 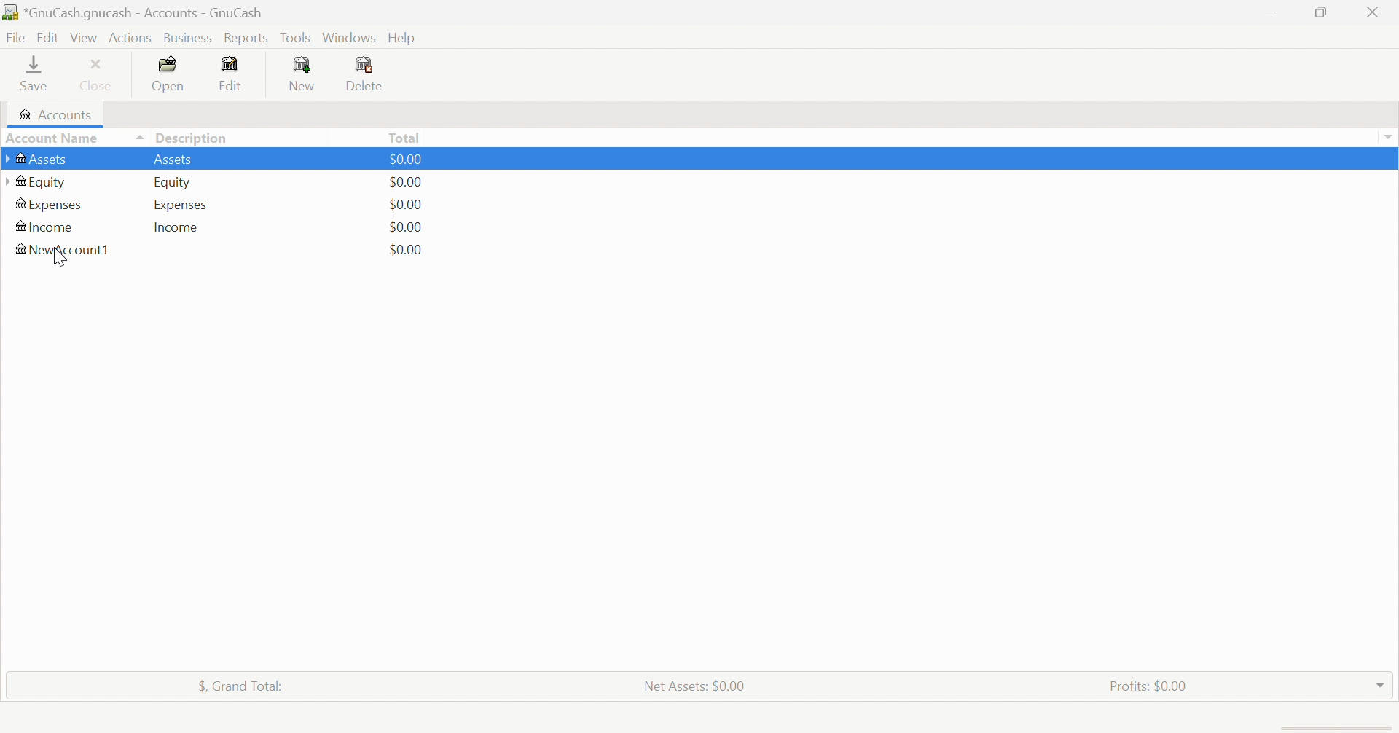 I want to click on Close, so click(x=1375, y=12).